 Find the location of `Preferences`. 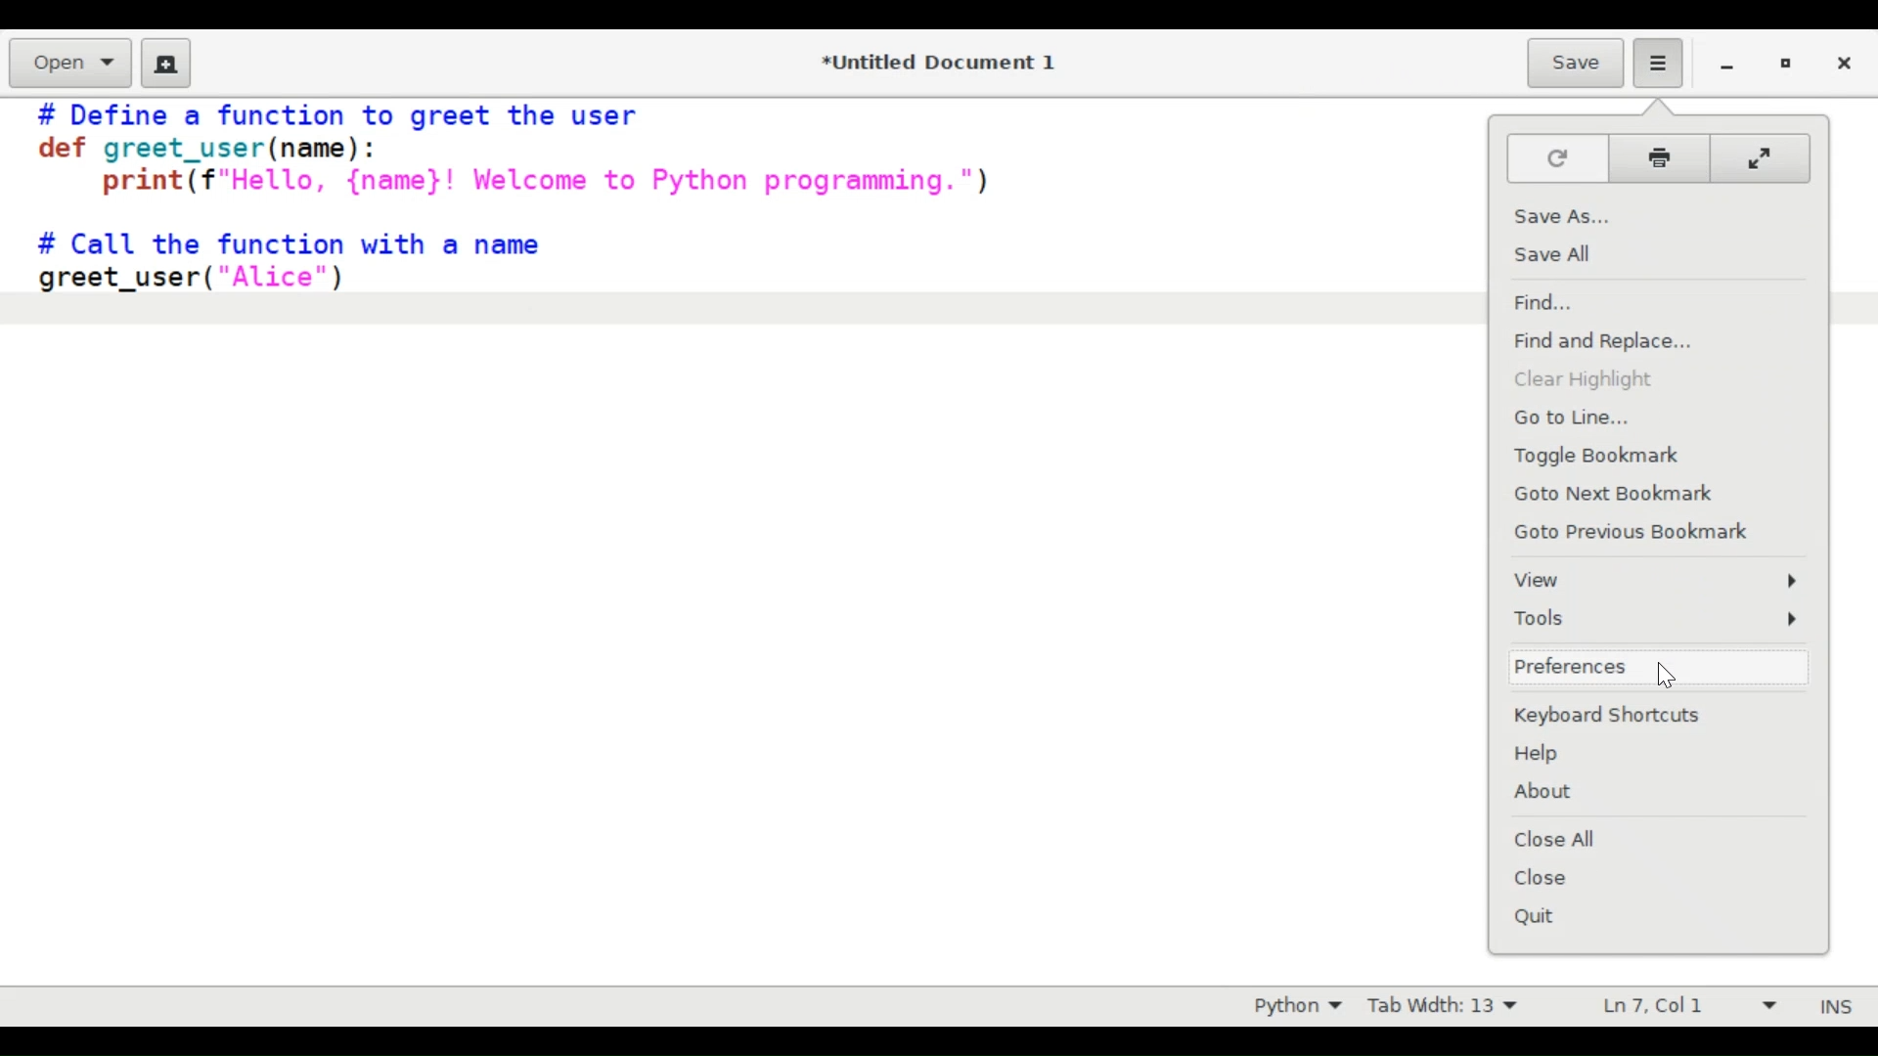

Preferences is located at coordinates (1638, 668).